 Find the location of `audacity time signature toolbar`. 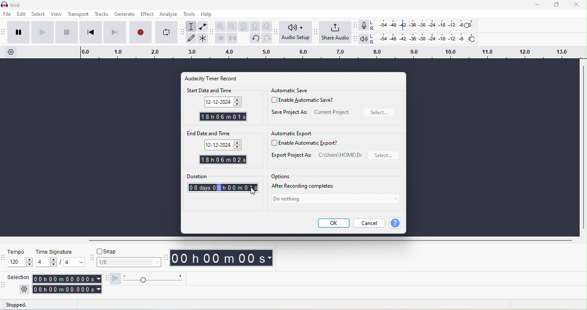

audacity time signature toolbar is located at coordinates (4, 257).